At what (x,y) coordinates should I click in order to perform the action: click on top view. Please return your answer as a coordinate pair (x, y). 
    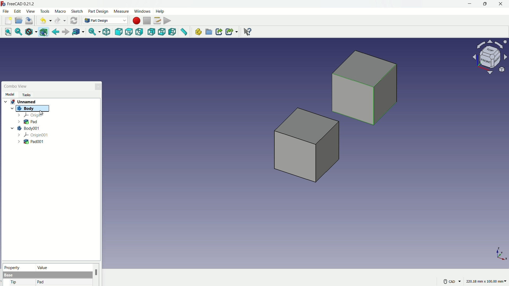
    Looking at the image, I should click on (130, 32).